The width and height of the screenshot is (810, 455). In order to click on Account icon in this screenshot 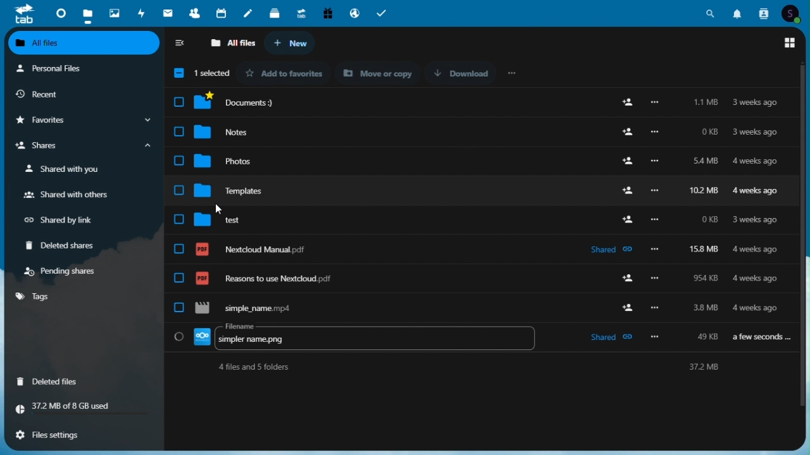, I will do `click(794, 12)`.